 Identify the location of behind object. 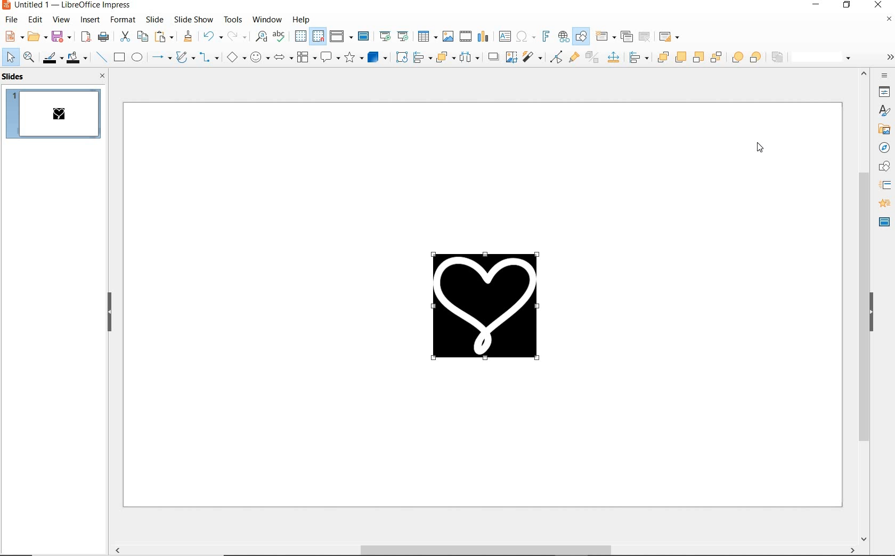
(756, 57).